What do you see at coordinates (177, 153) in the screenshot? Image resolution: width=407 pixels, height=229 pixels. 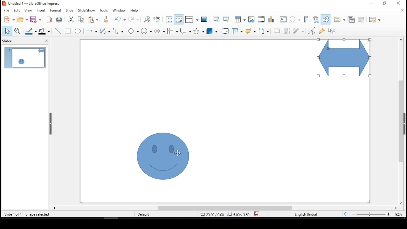 I see `mouse pointer` at bounding box center [177, 153].